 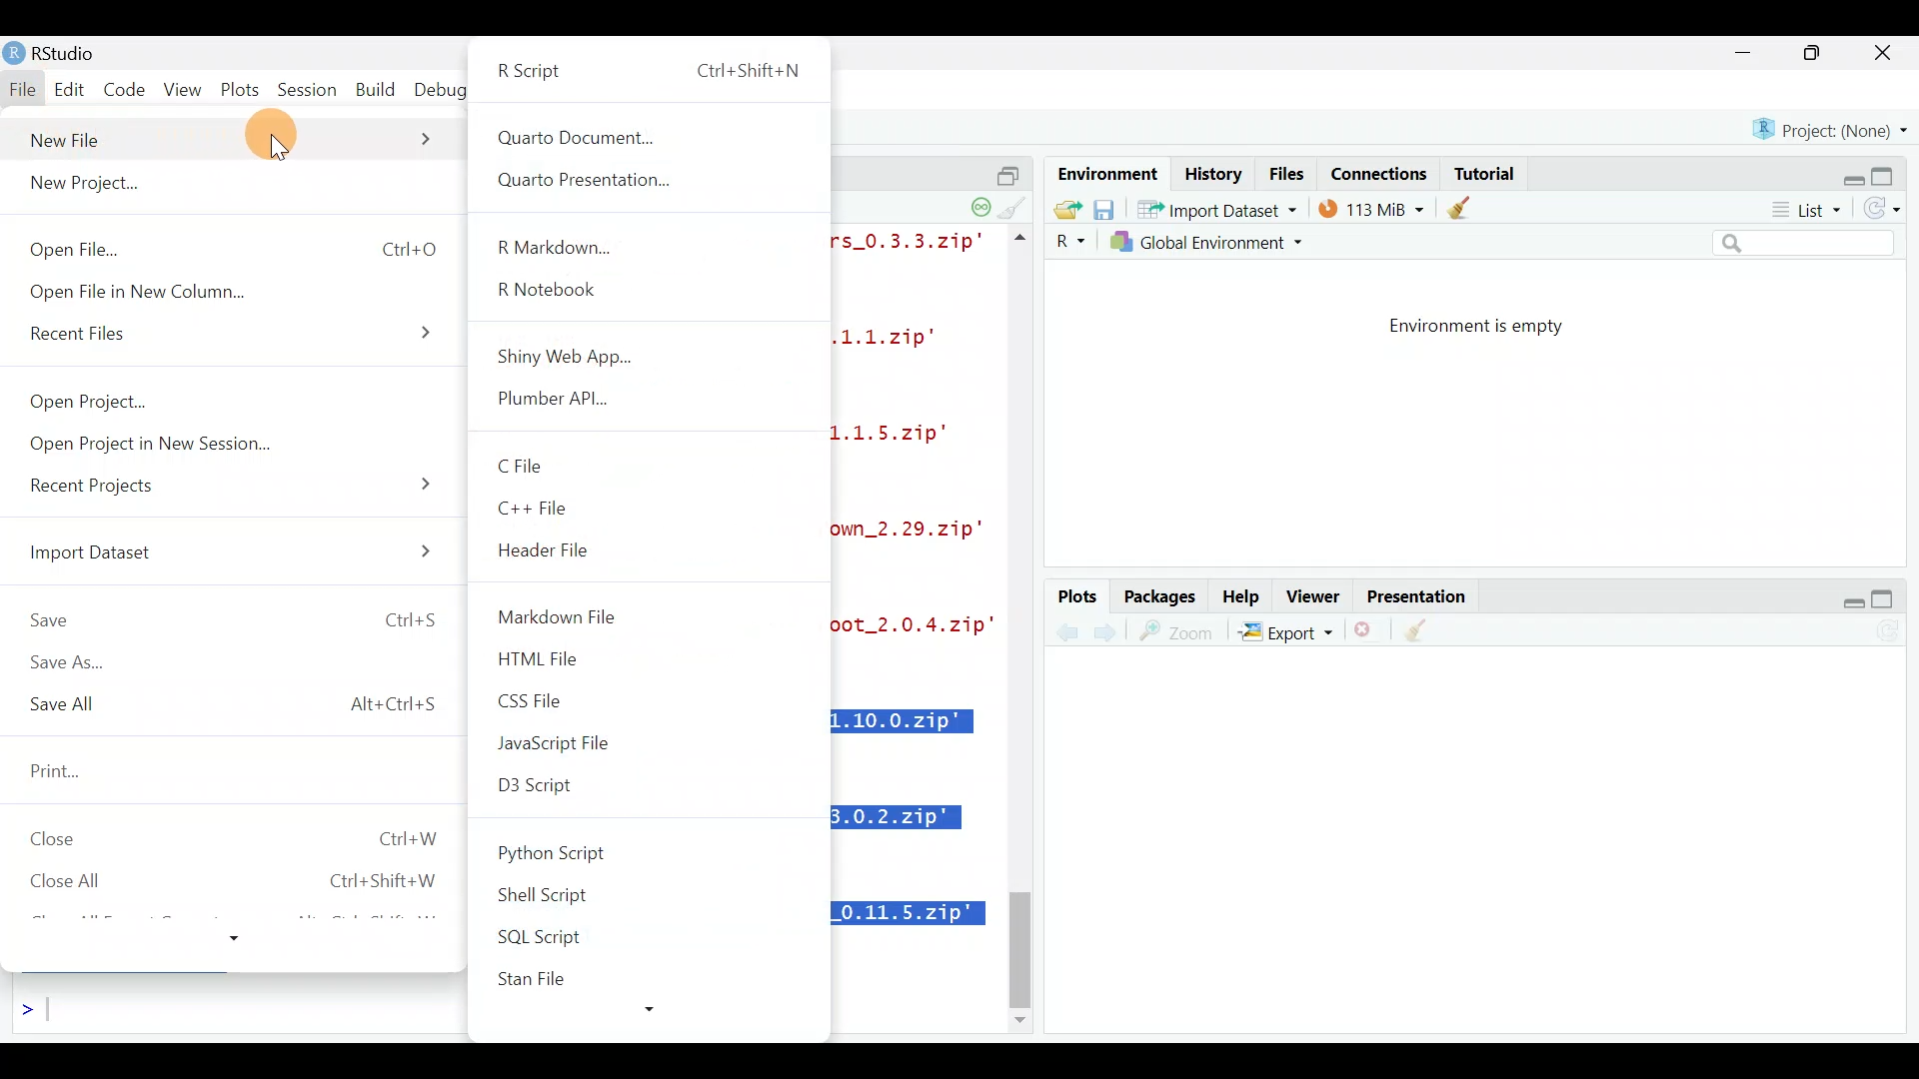 What do you see at coordinates (23, 89) in the screenshot?
I see `File` at bounding box center [23, 89].